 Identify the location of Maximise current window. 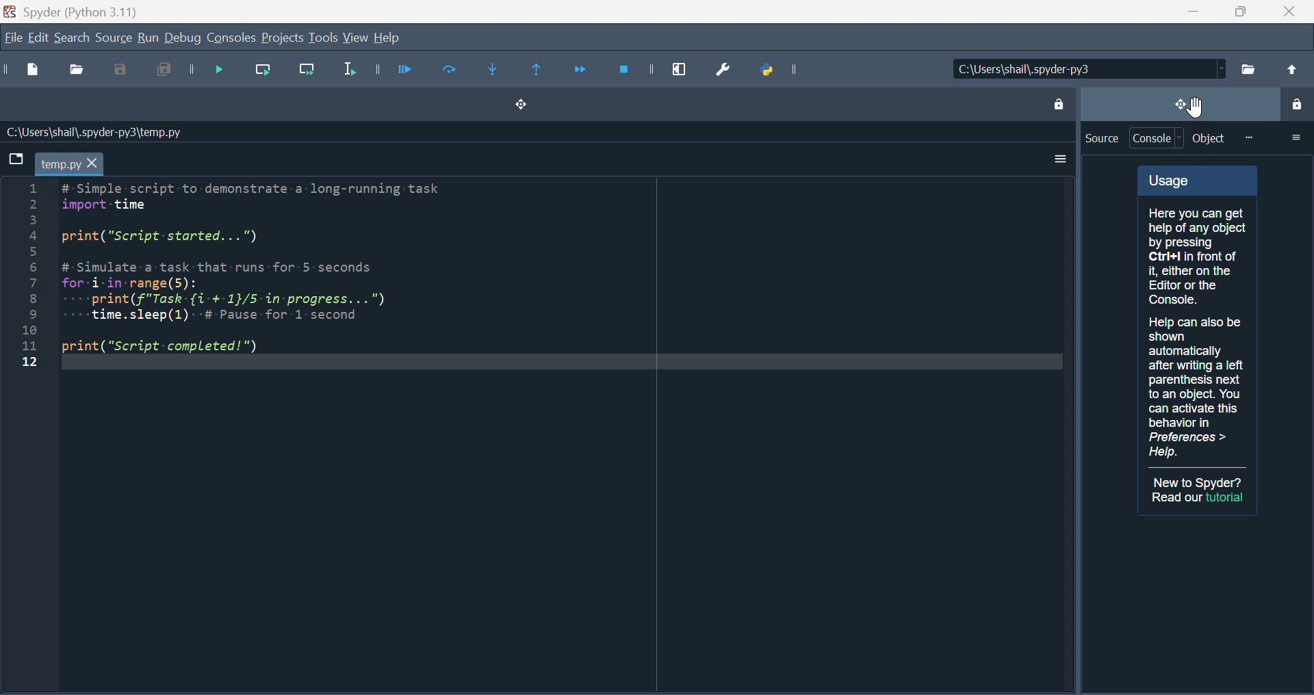
(680, 66).